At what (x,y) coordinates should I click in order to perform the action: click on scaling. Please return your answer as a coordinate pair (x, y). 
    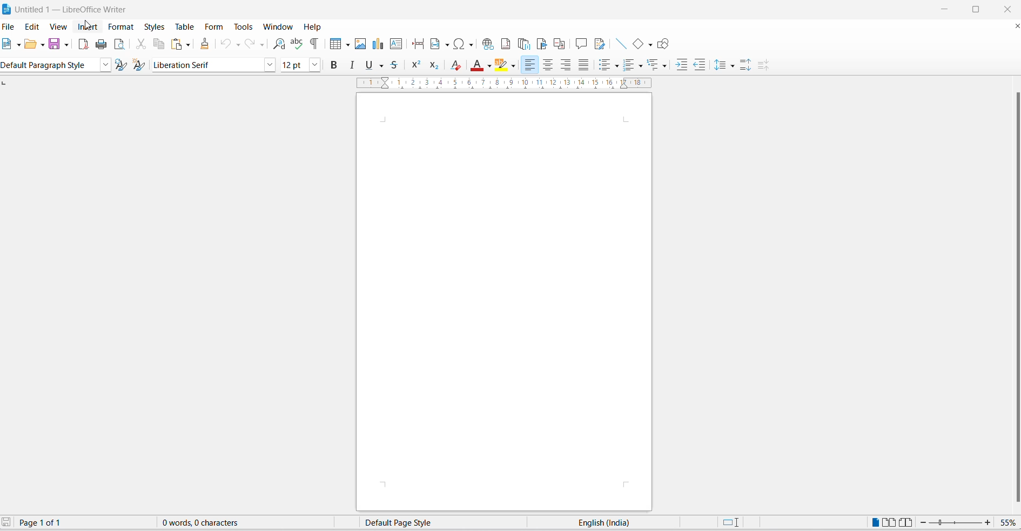
    Looking at the image, I should click on (509, 84).